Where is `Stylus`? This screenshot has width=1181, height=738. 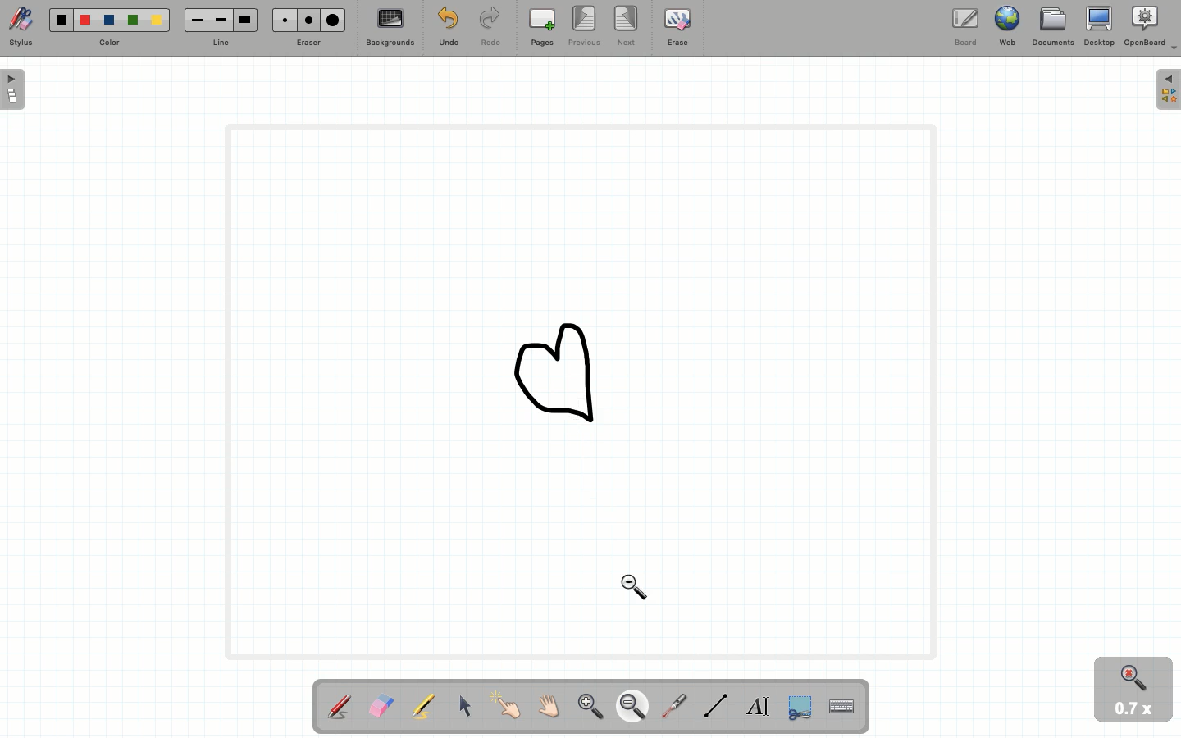 Stylus is located at coordinates (22, 27).